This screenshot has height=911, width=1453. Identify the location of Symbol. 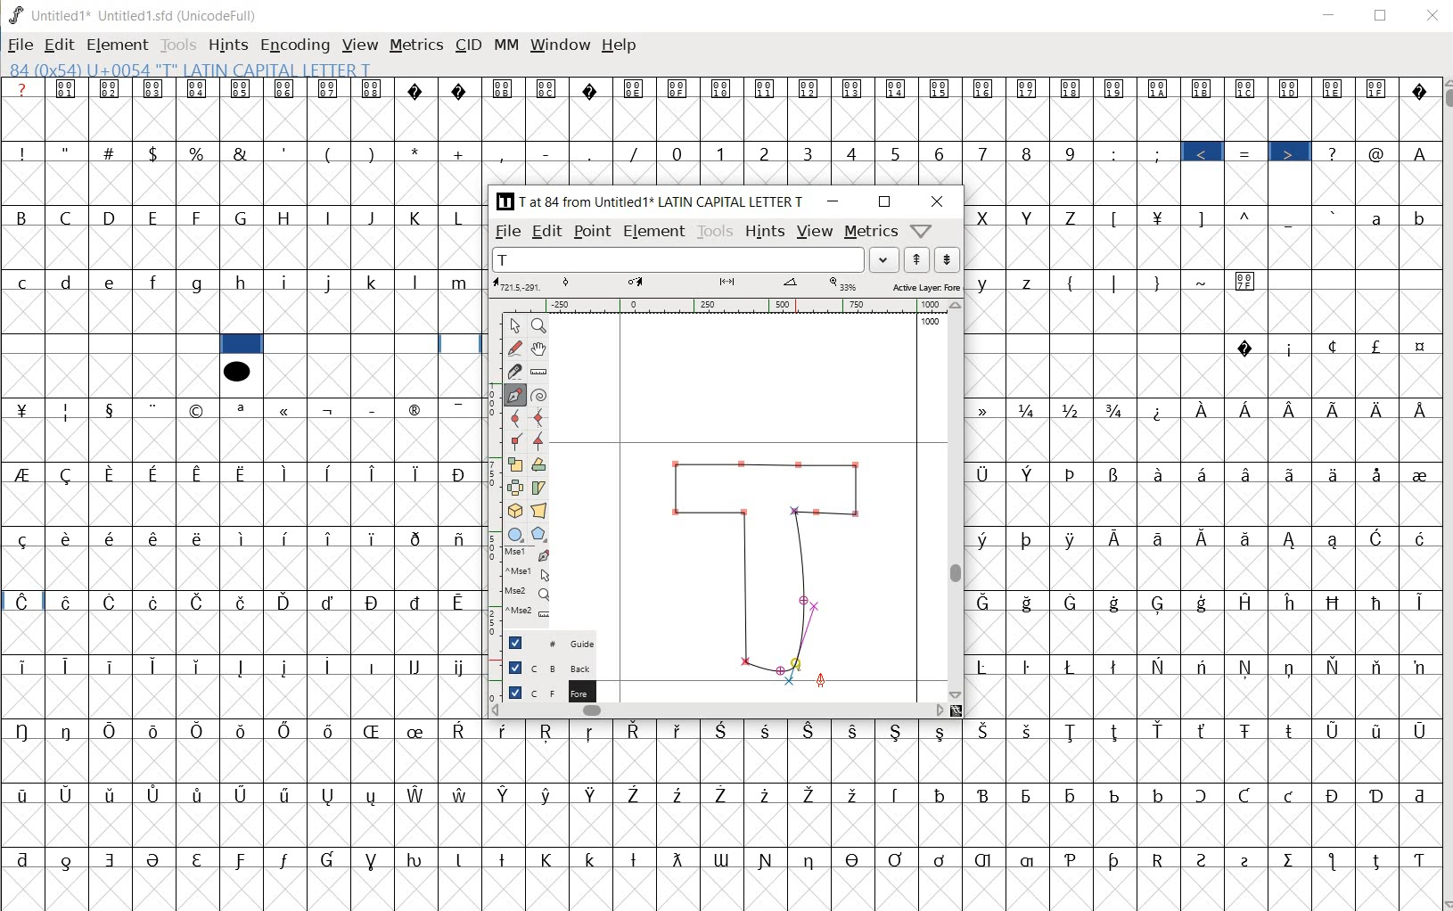
(941, 794).